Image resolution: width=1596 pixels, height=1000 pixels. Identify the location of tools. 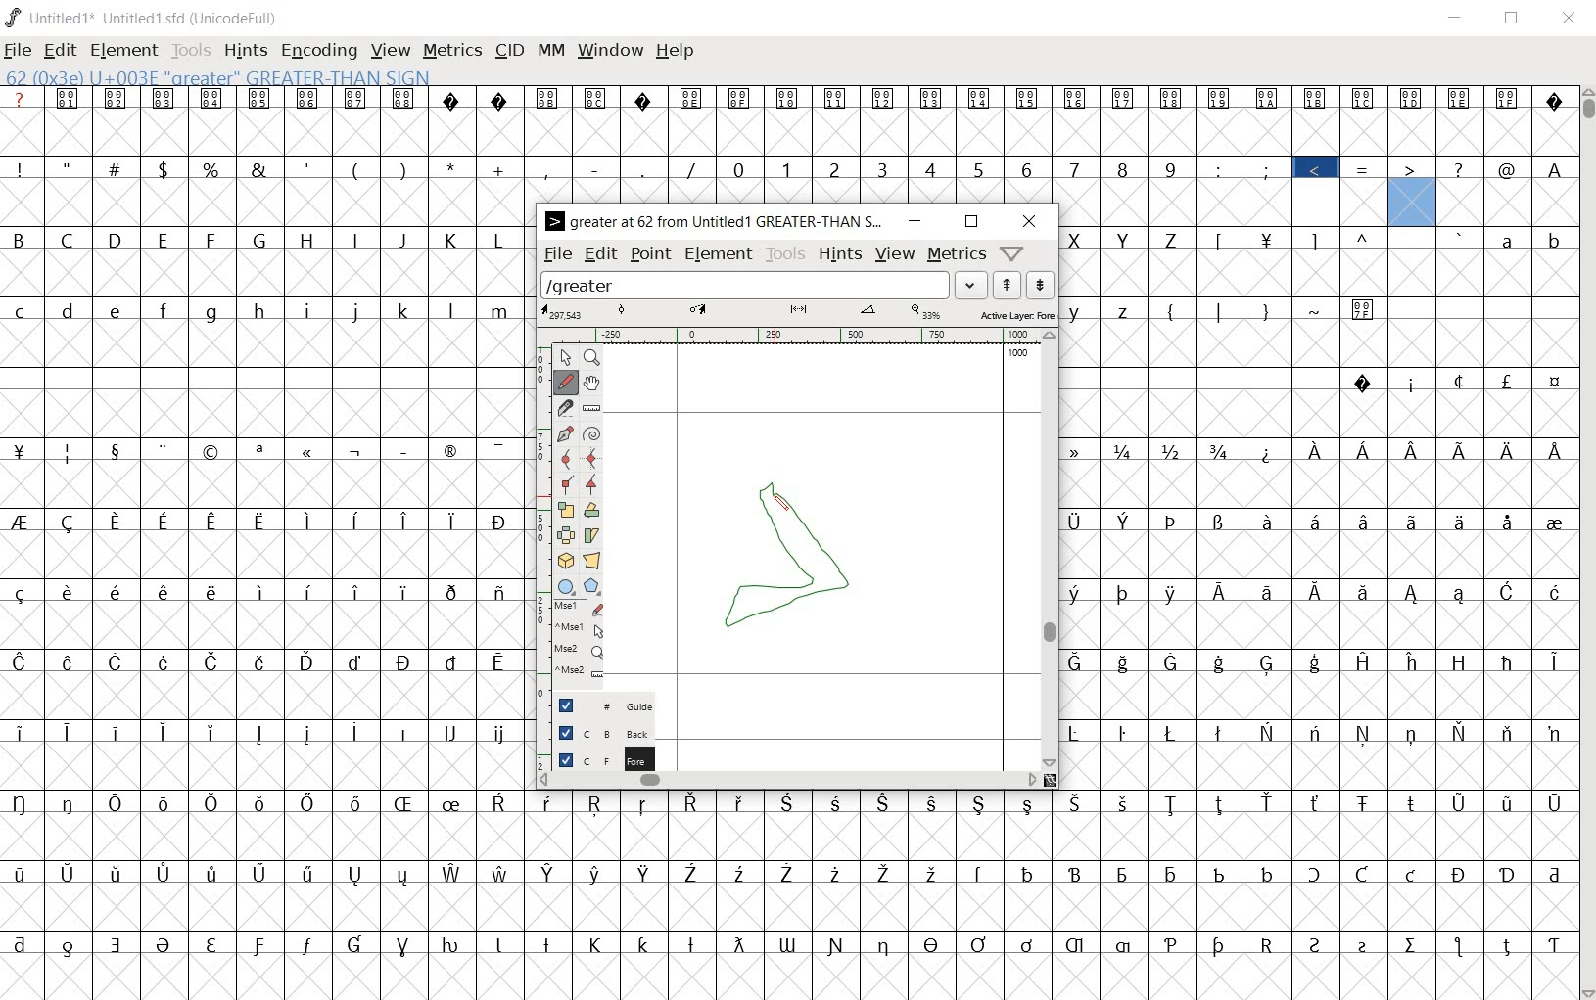
(786, 255).